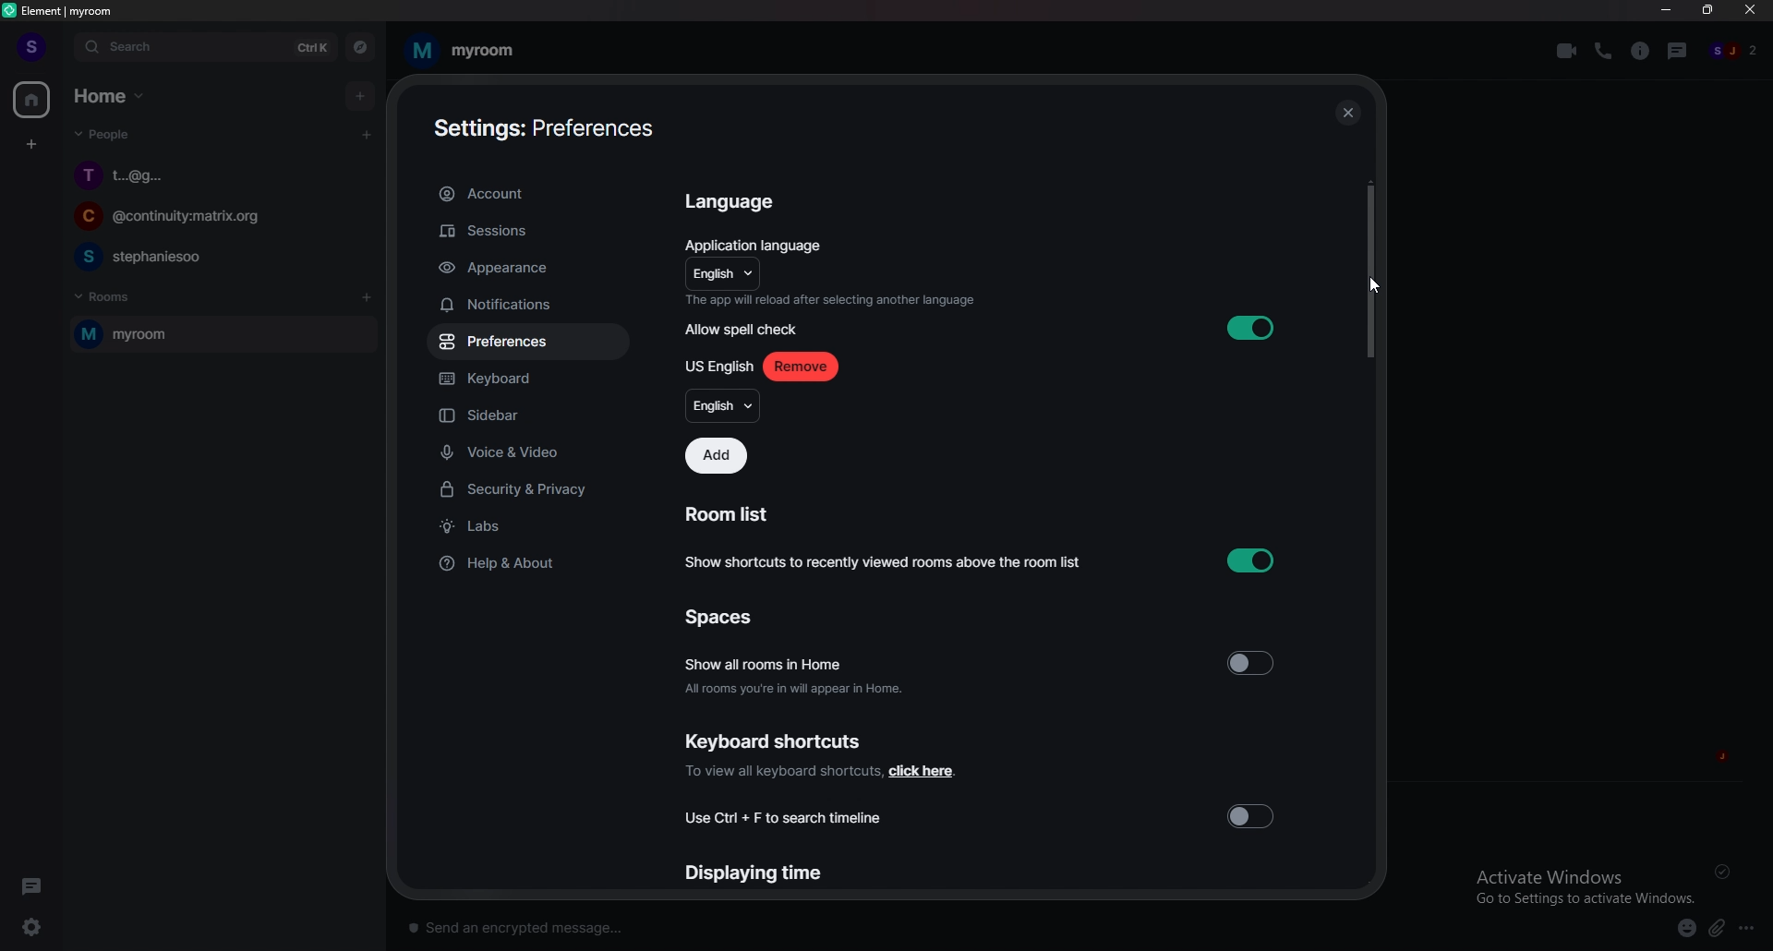 The width and height of the screenshot is (1773, 951). What do you see at coordinates (113, 94) in the screenshot?
I see `Home` at bounding box center [113, 94].